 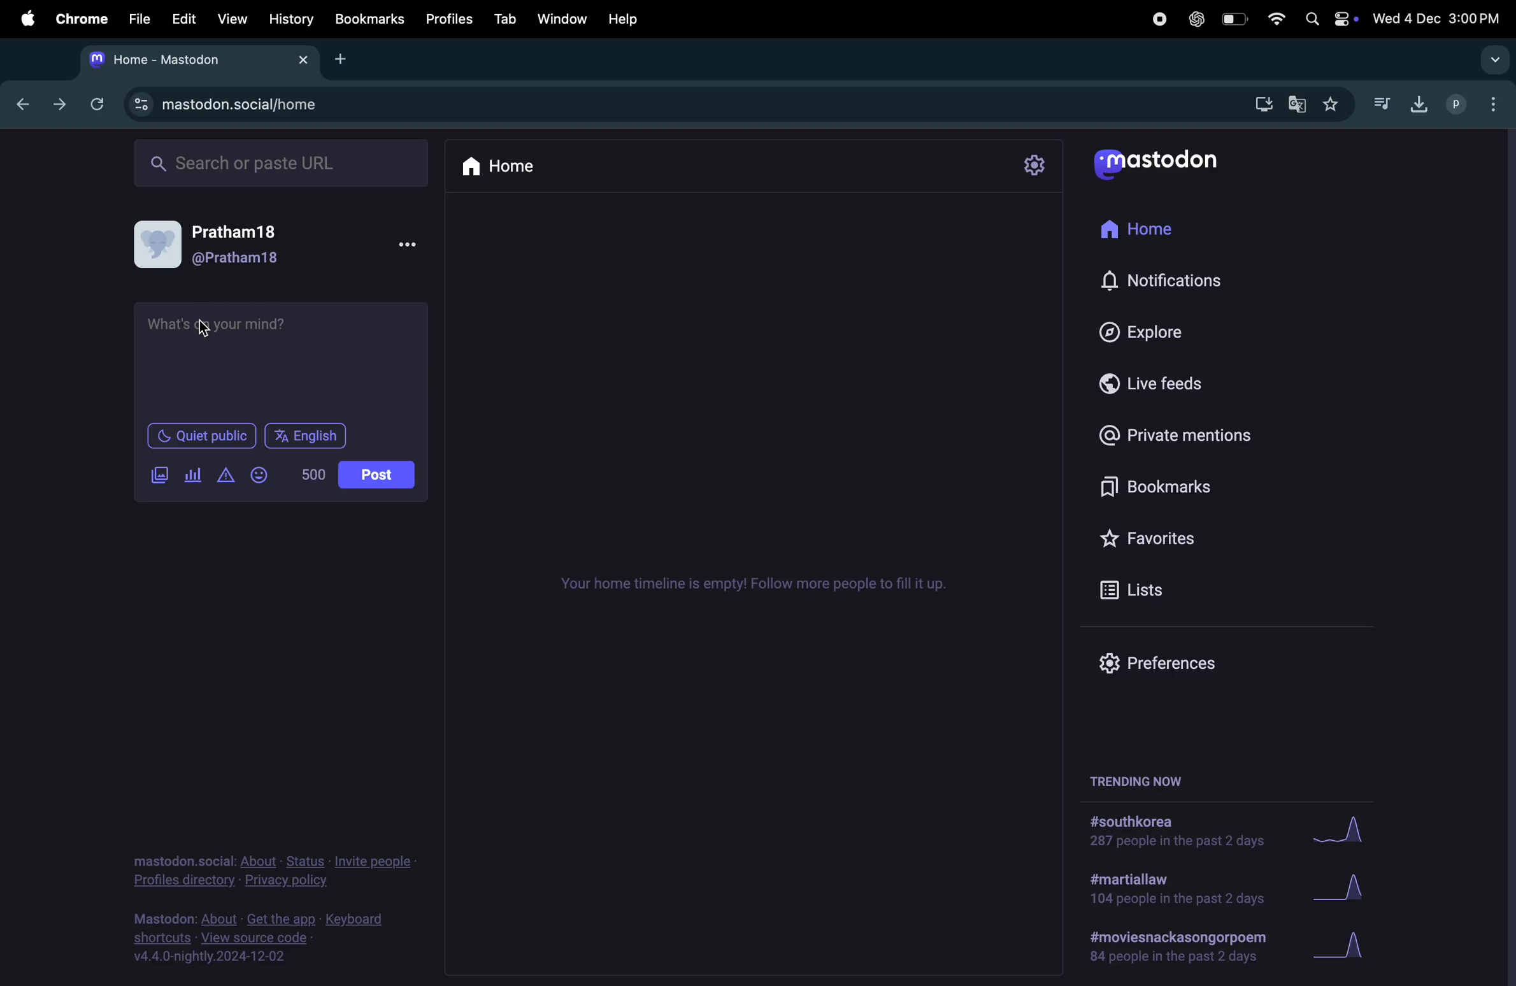 What do you see at coordinates (208, 332) in the screenshot?
I see `cursor` at bounding box center [208, 332].